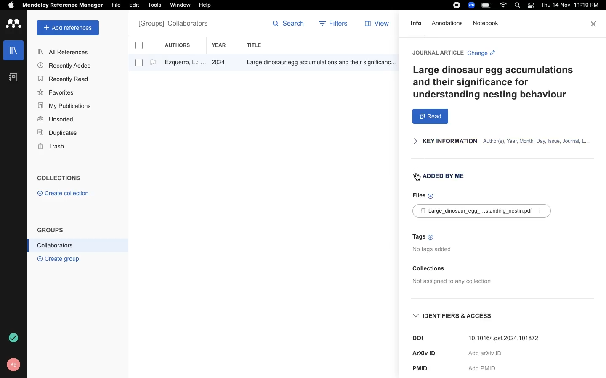  What do you see at coordinates (15, 365) in the screenshot?
I see `profile` at bounding box center [15, 365].